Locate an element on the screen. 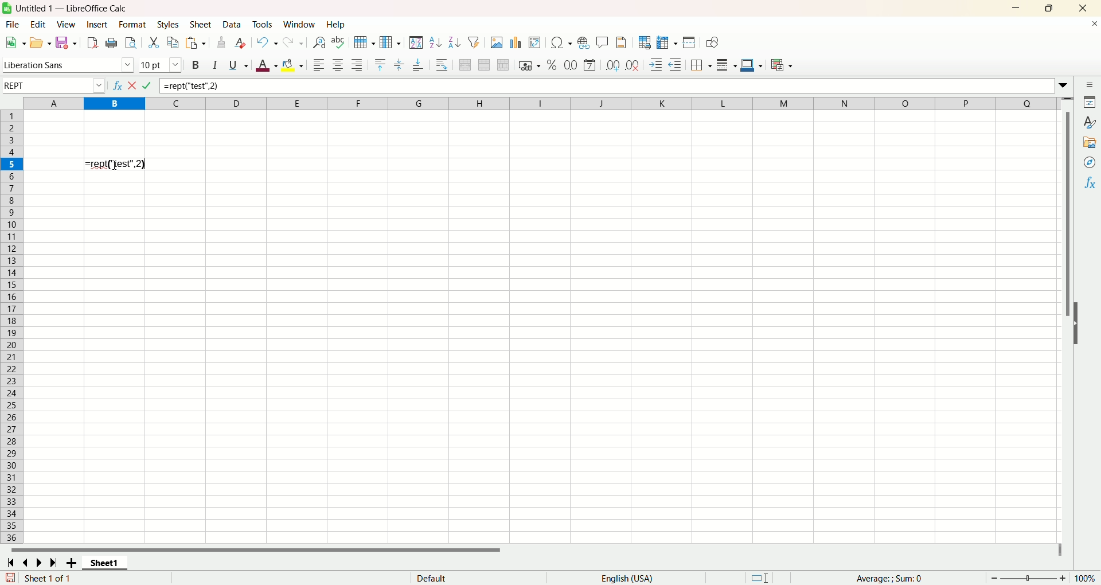 This screenshot has height=585, width=1101. font color is located at coordinates (266, 67).